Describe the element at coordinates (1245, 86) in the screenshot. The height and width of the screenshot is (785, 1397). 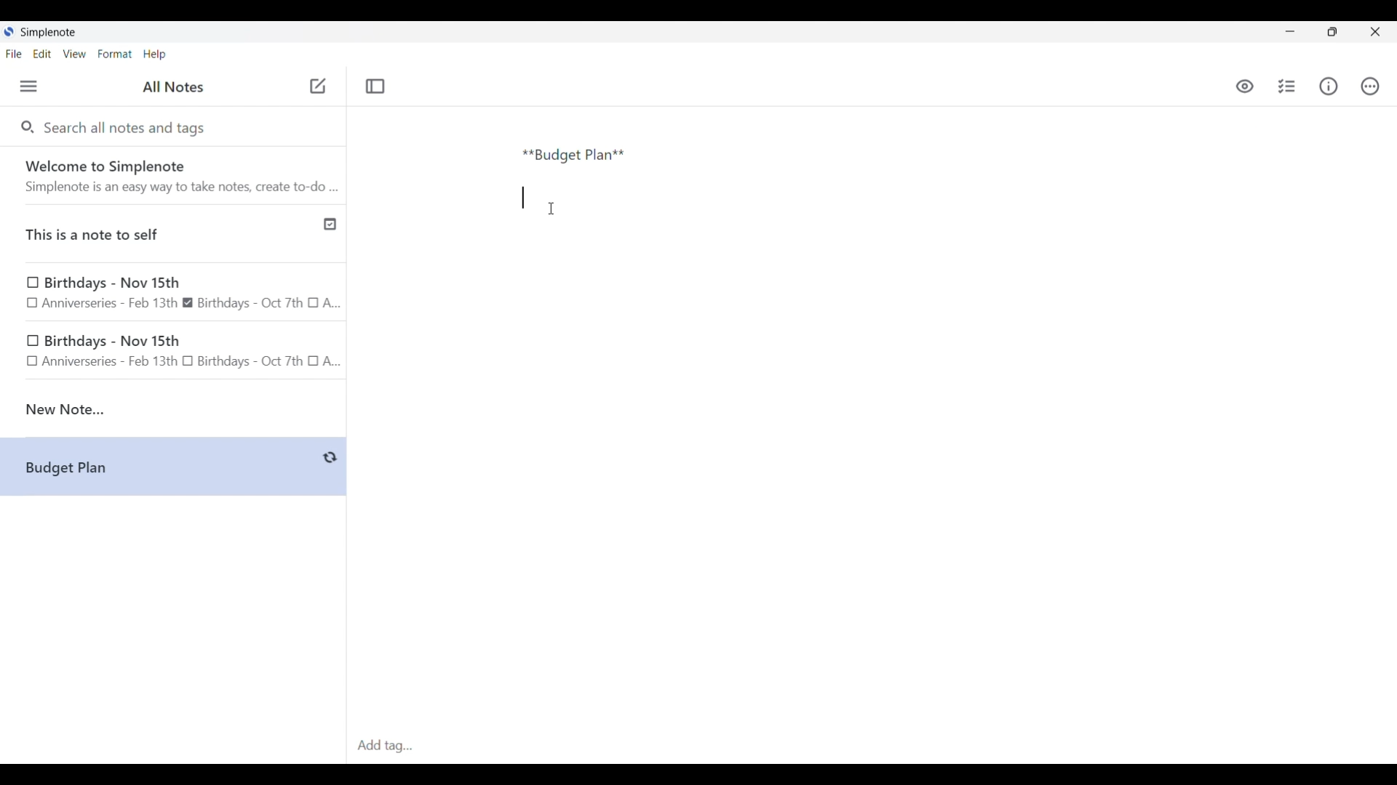
I see `Toggle to see markdown preview` at that location.